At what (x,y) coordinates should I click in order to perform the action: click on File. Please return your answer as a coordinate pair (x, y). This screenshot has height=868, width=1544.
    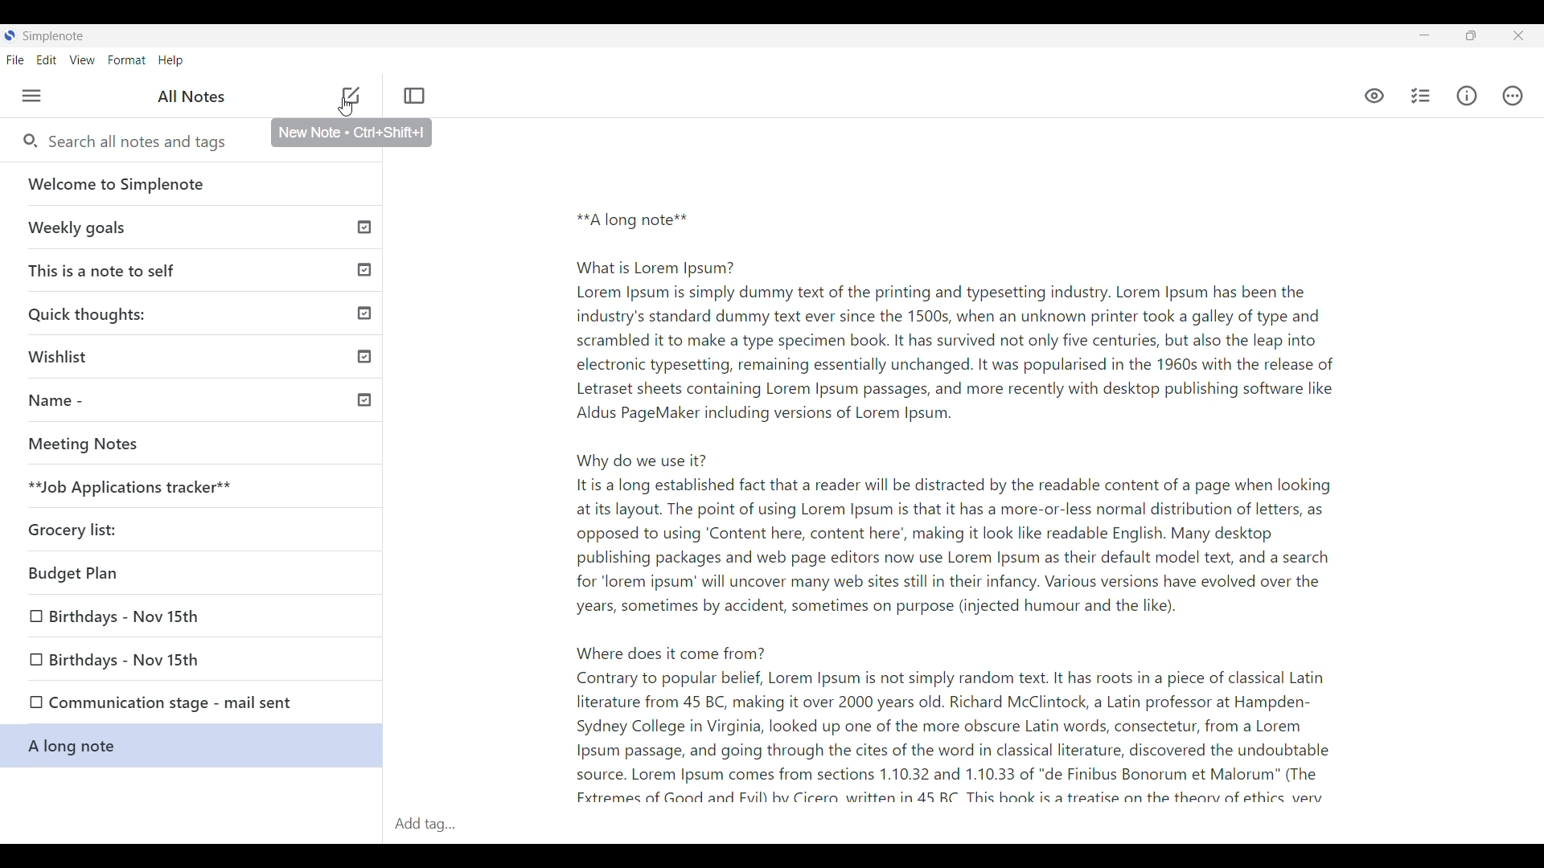
    Looking at the image, I should click on (15, 59).